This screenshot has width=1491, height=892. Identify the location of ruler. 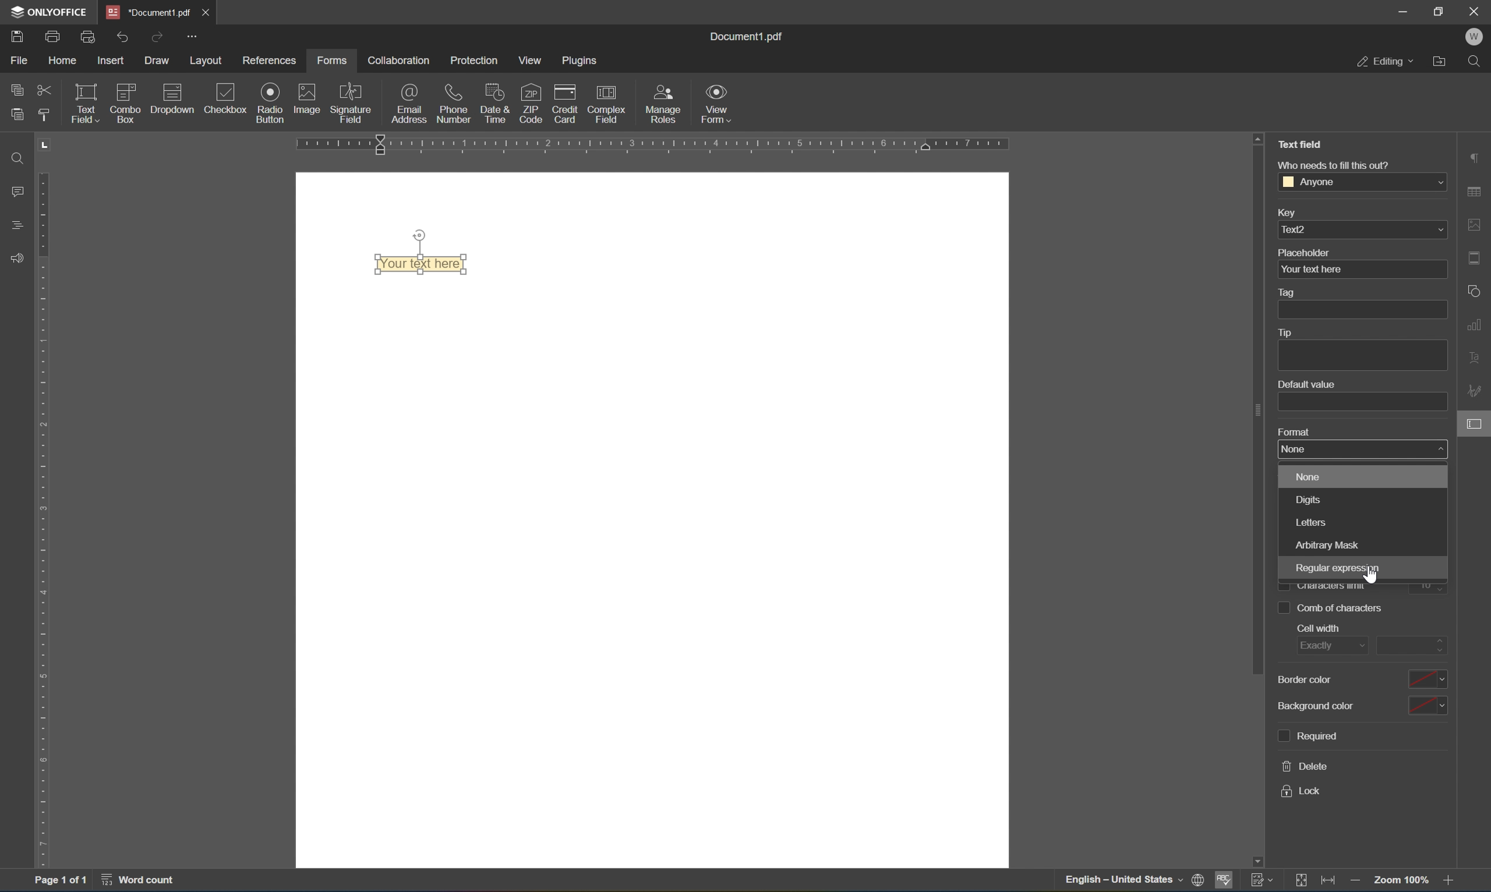
(652, 145).